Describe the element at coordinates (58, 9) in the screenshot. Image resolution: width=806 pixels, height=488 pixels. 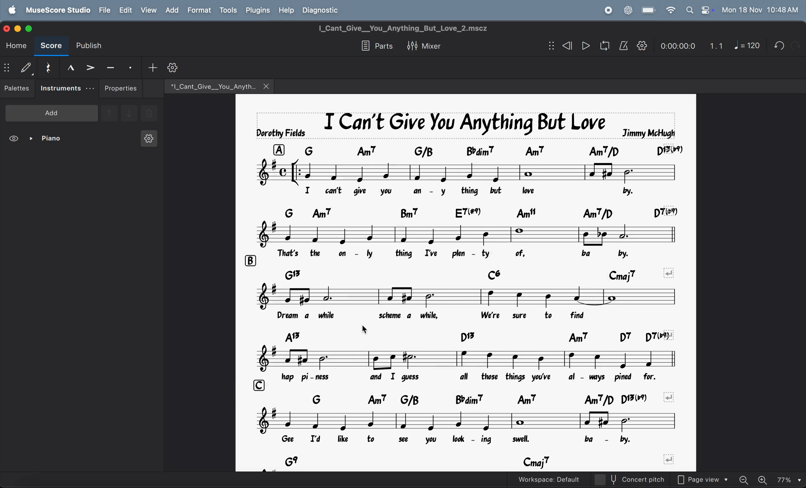
I see `muse score studio` at that location.